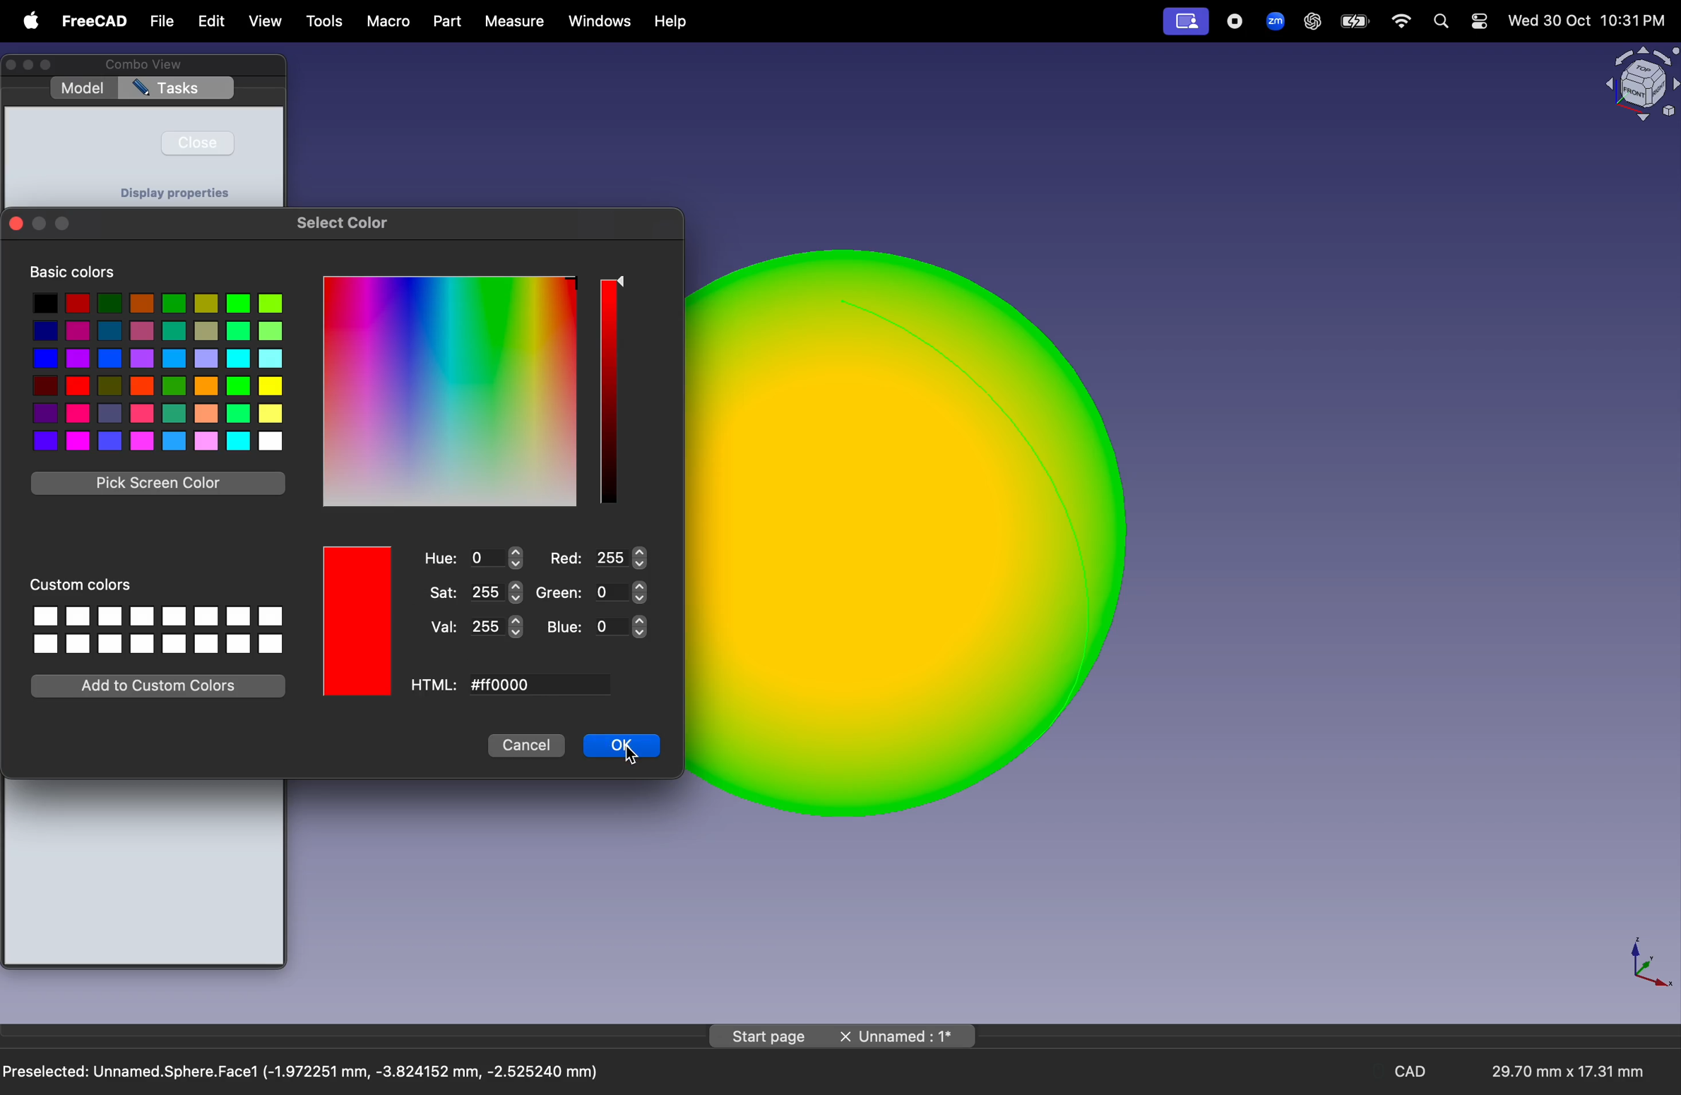 The width and height of the screenshot is (1681, 1095). I want to click on add custom color, so click(162, 684).